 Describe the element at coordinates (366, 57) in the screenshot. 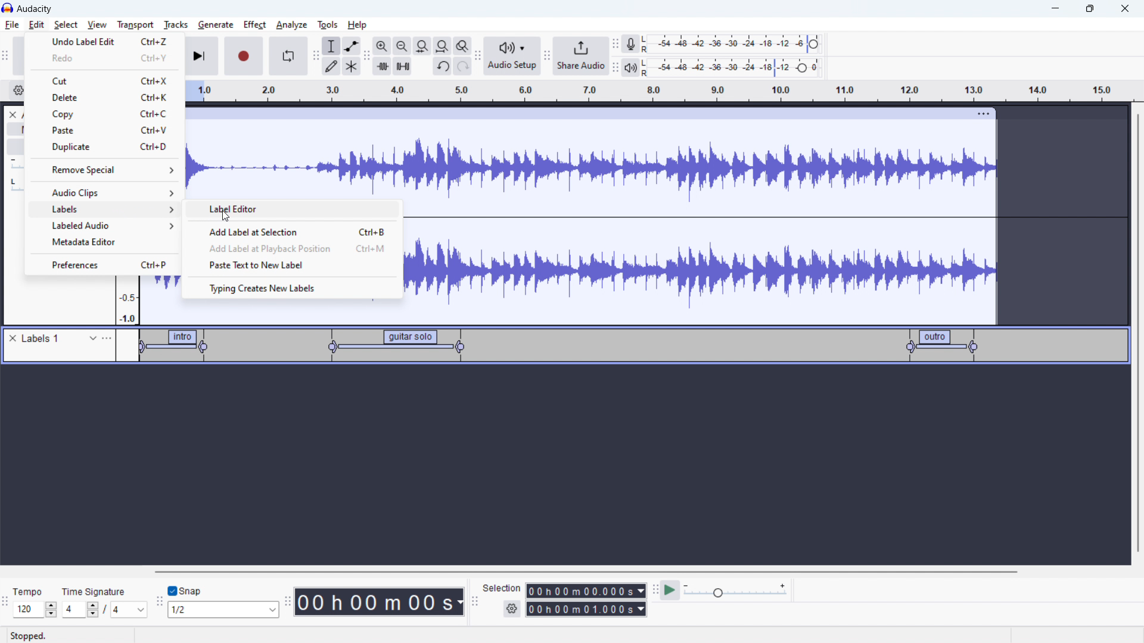

I see `edit toolbar` at that location.